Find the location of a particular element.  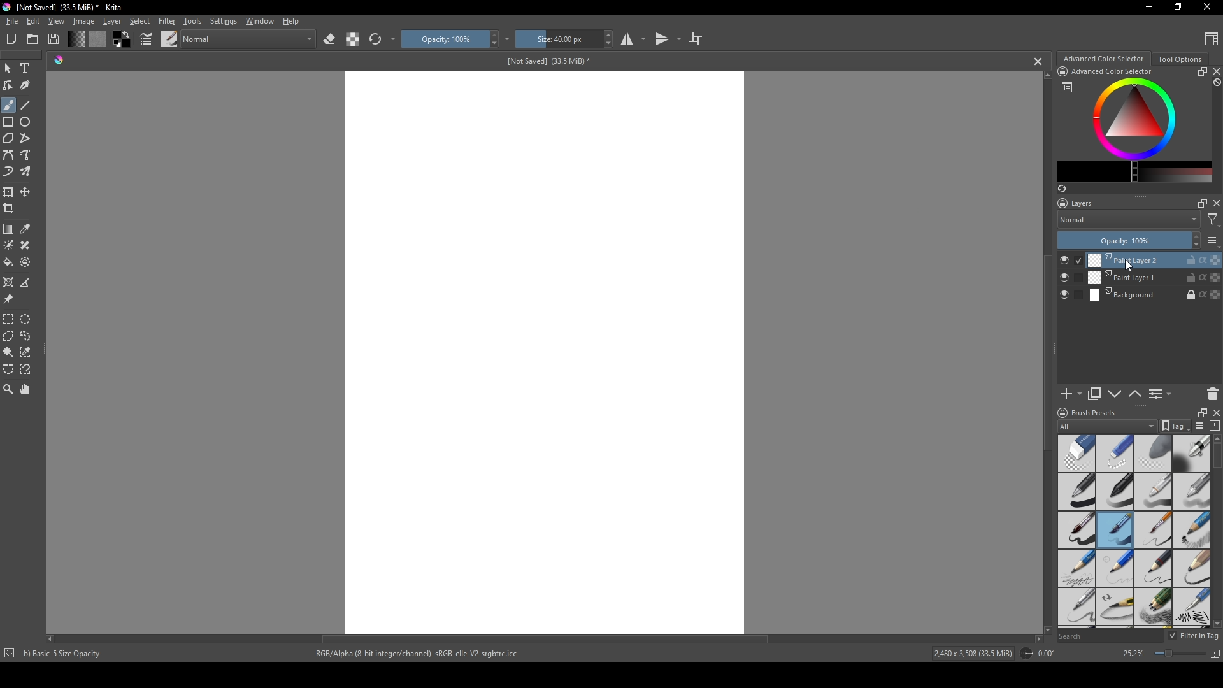

pencils is located at coordinates (1152, 608).